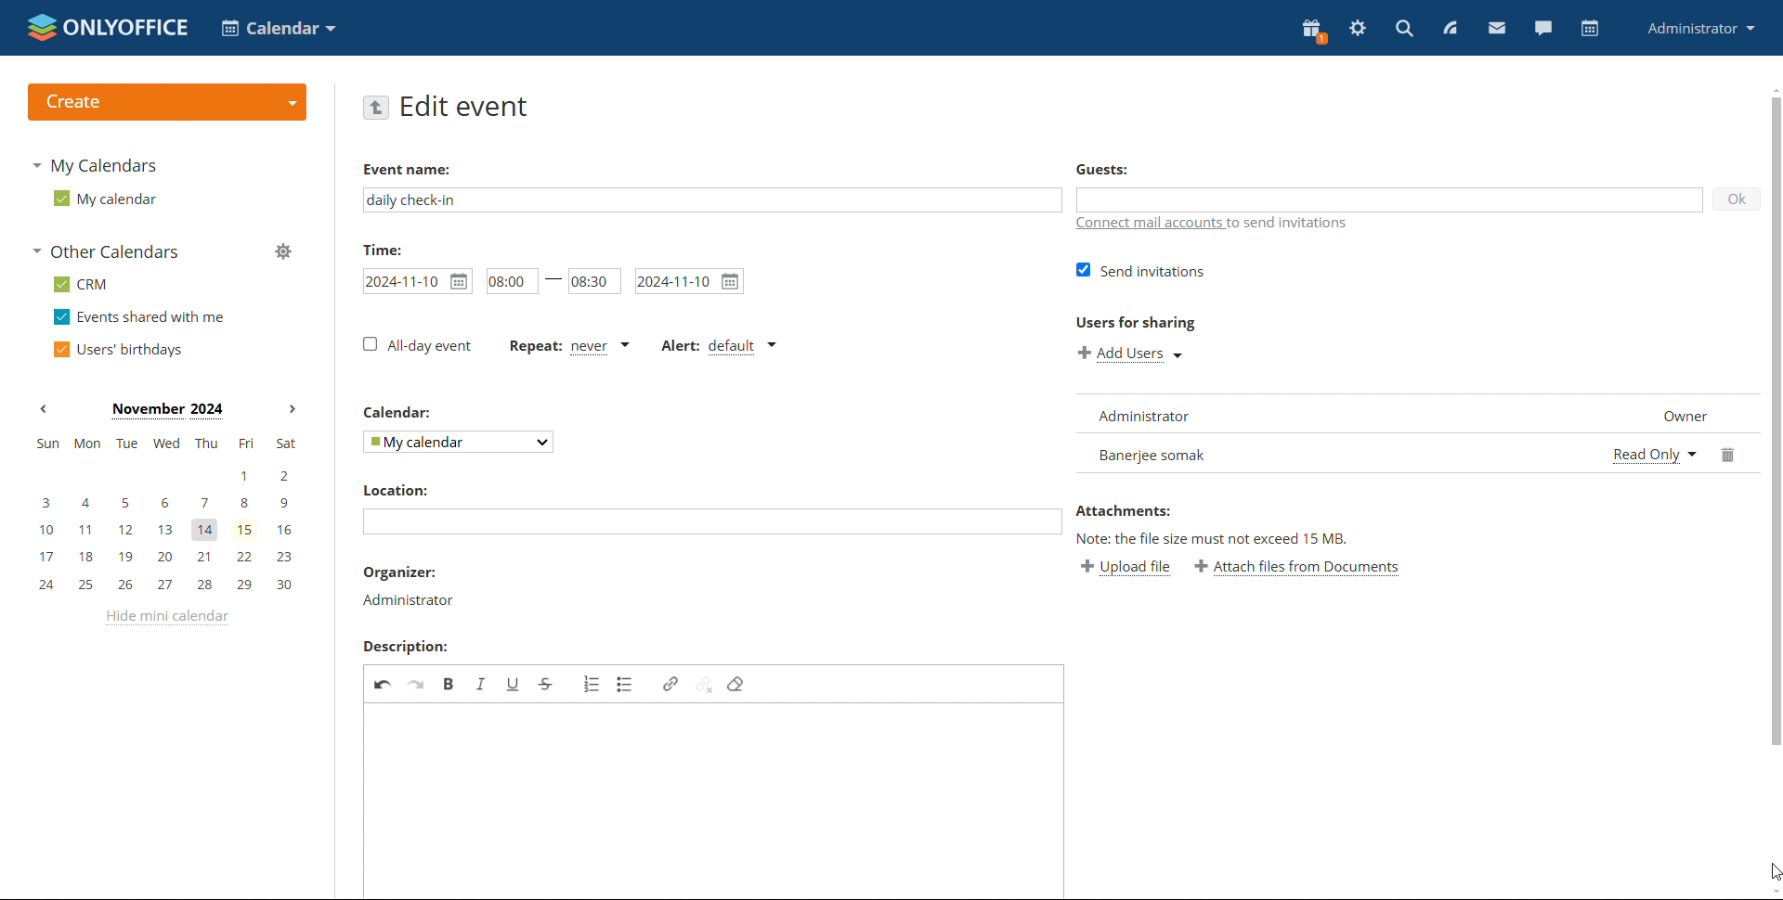  What do you see at coordinates (506, 282) in the screenshot?
I see `start time` at bounding box center [506, 282].